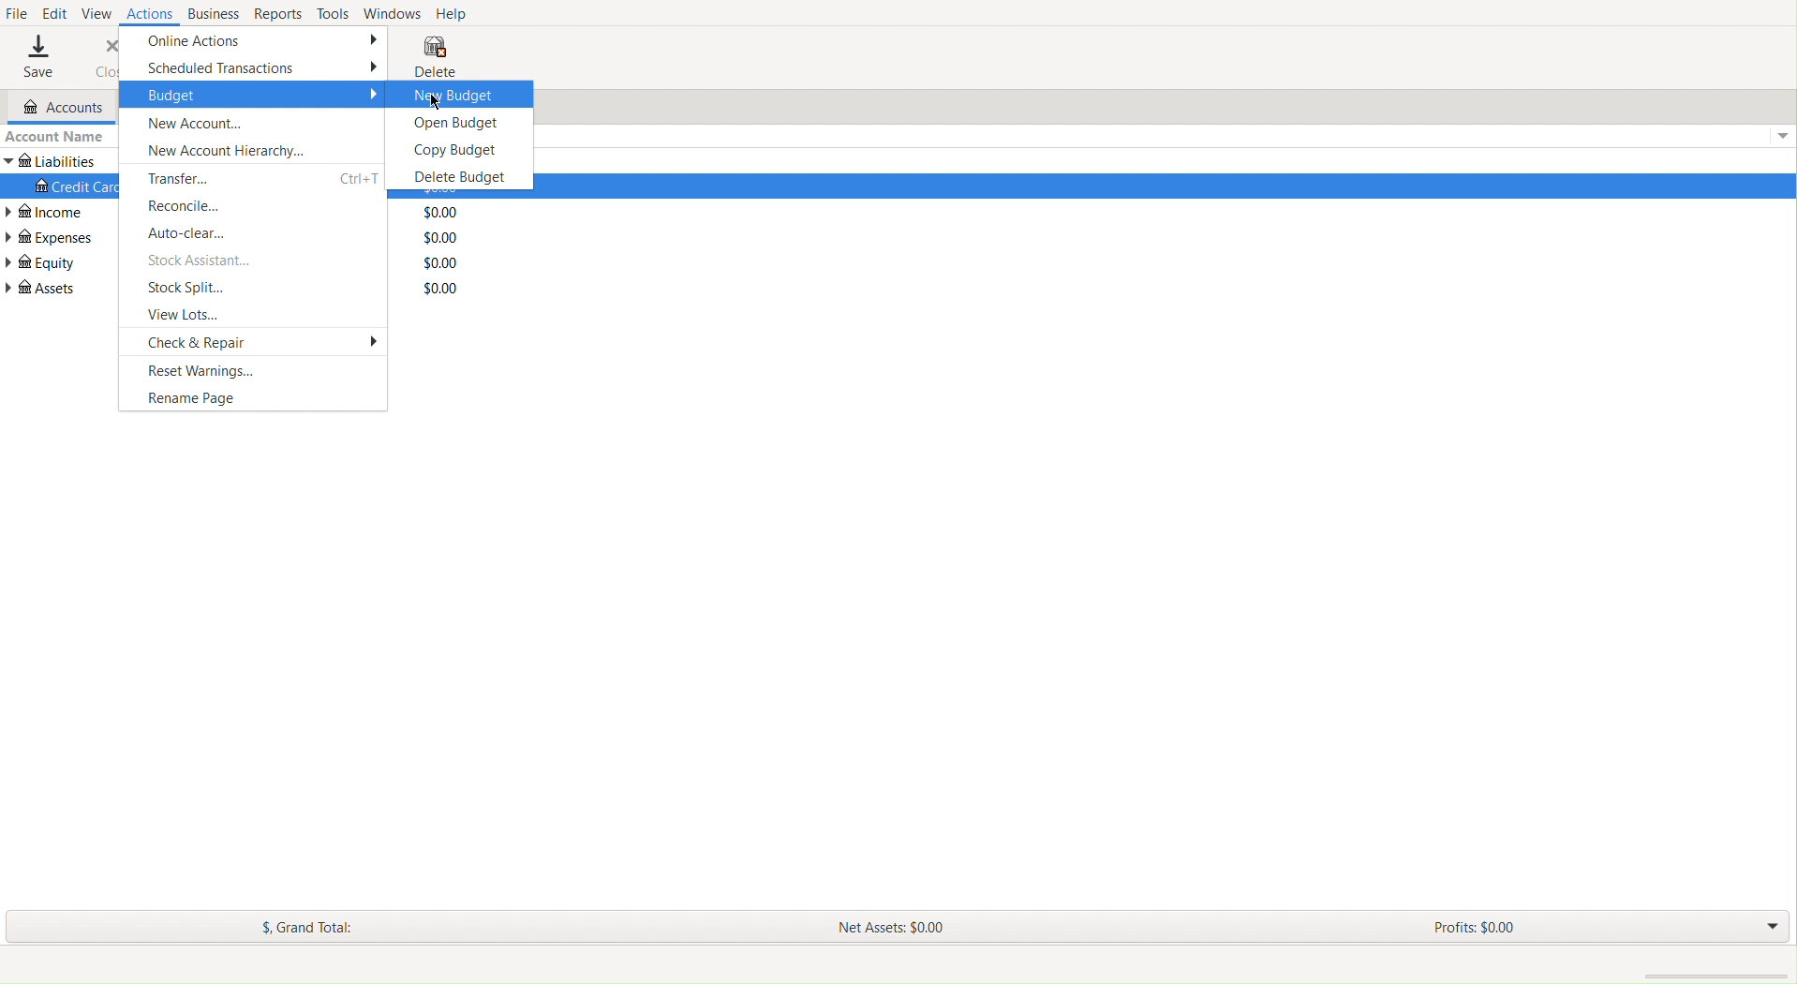 The image size is (1797, 984). Describe the element at coordinates (356, 175) in the screenshot. I see `ctrl+T` at that location.